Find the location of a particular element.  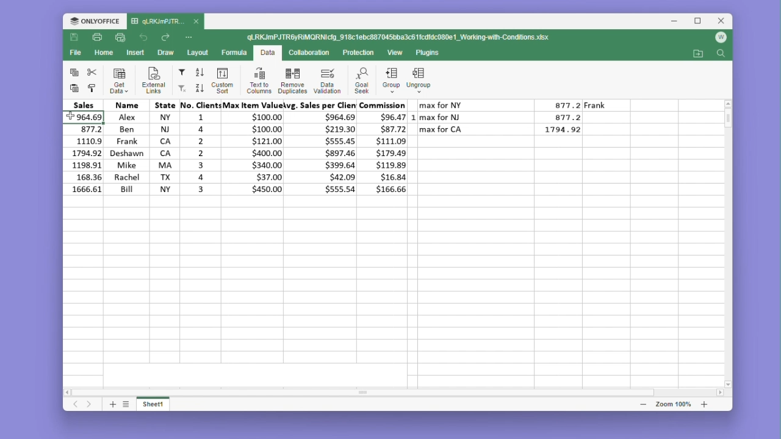

Custom filter is located at coordinates (181, 88).